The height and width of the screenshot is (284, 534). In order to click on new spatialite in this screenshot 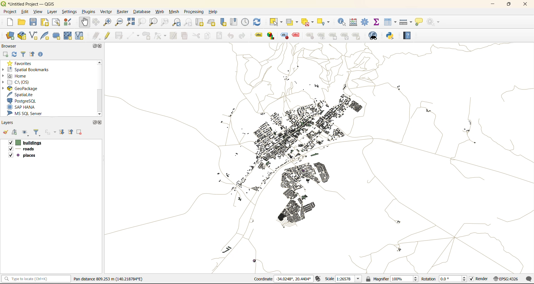, I will do `click(45, 35)`.